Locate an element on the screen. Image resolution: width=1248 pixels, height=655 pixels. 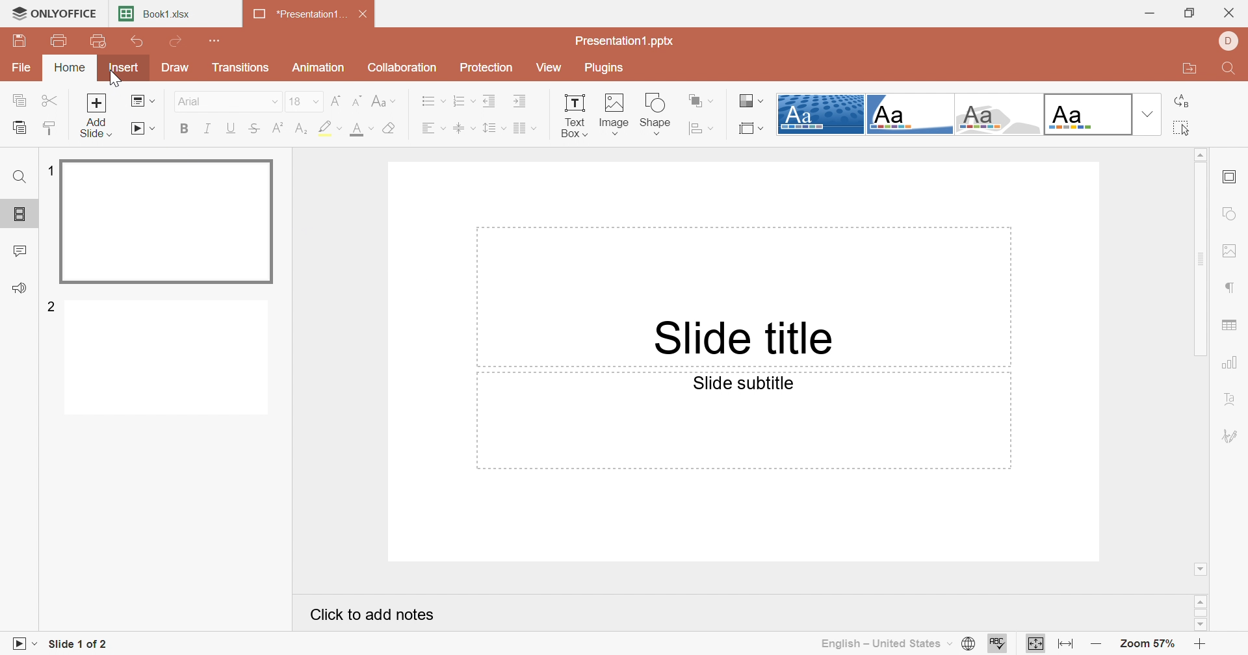
Fit to width is located at coordinates (1067, 644).